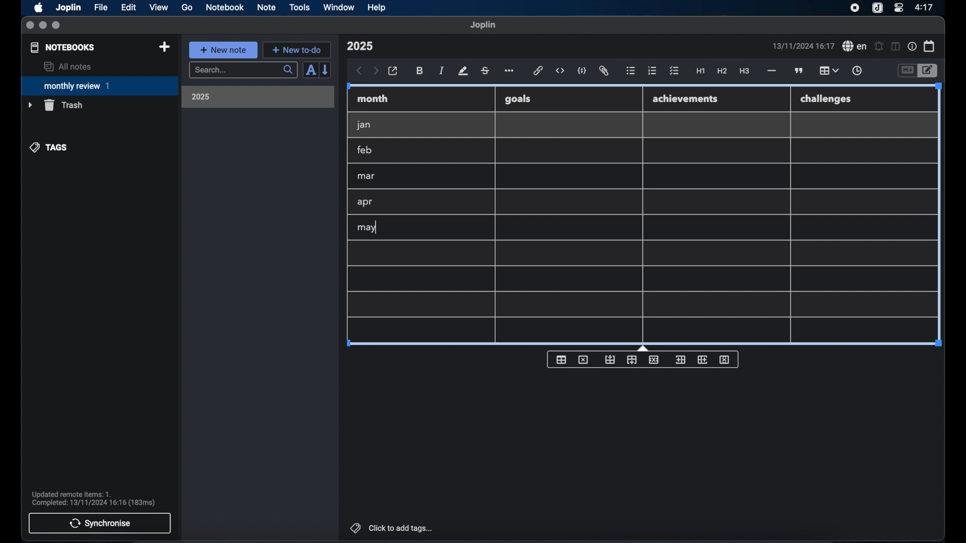 The image size is (966, 543). Describe the element at coordinates (201, 97) in the screenshot. I see `2025` at that location.